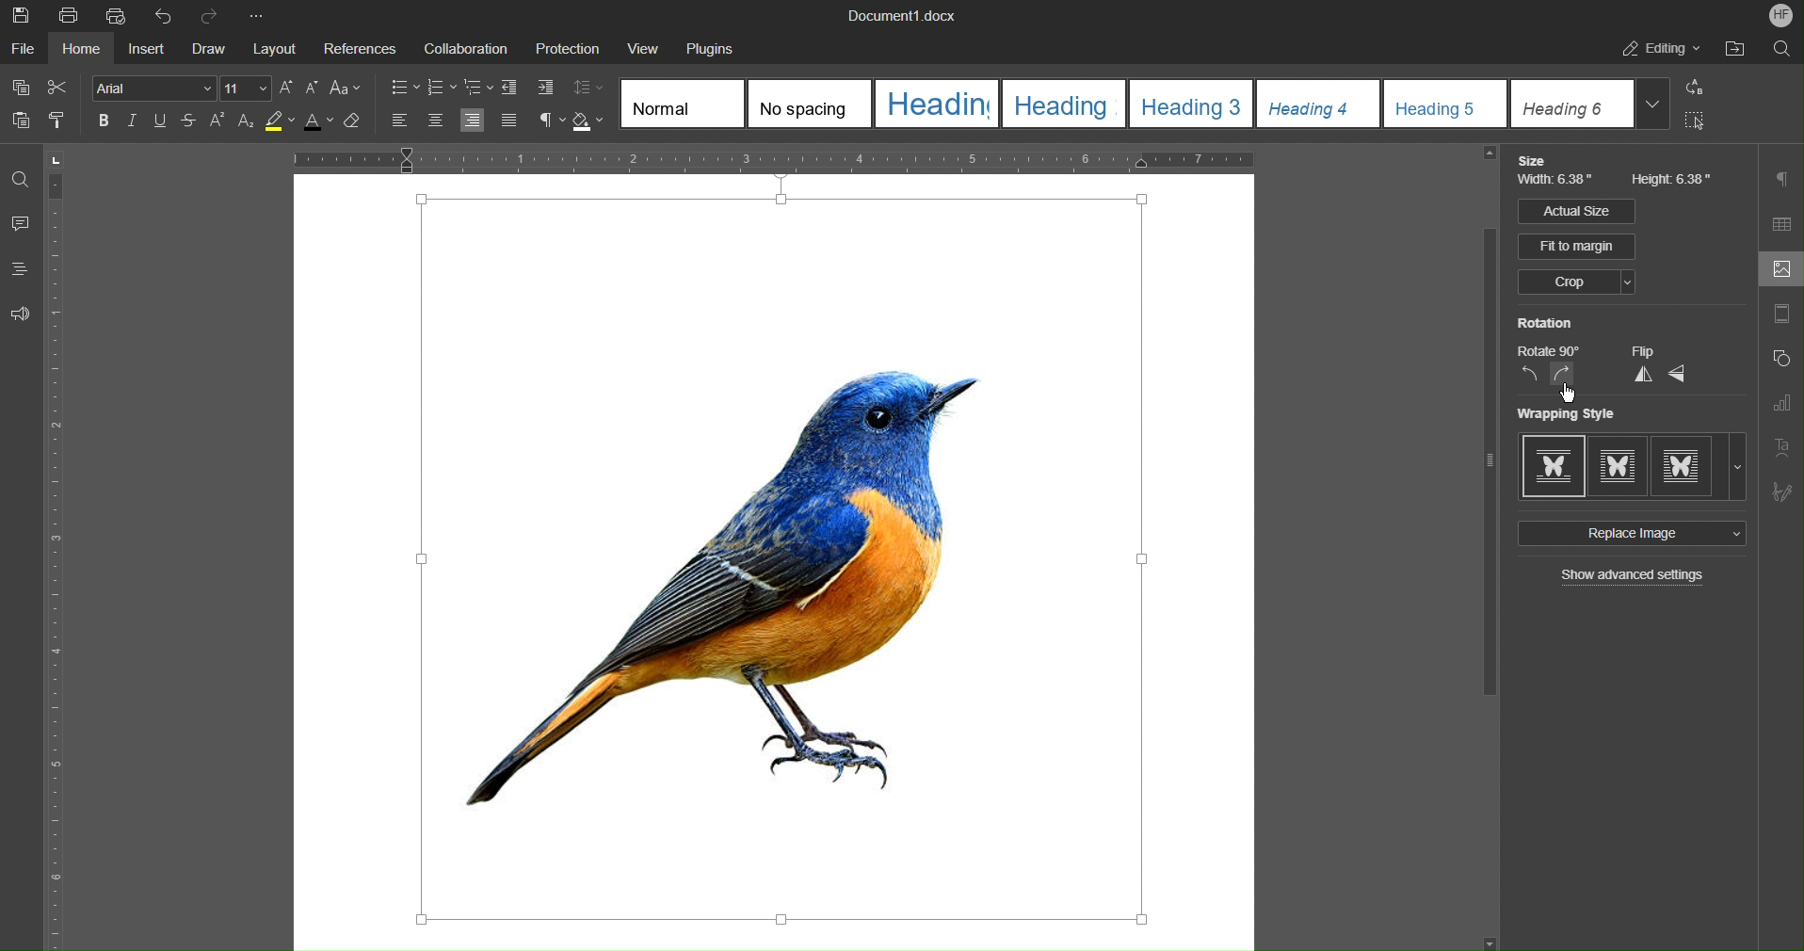 This screenshot has height=951, width=1804. What do you see at coordinates (23, 47) in the screenshot?
I see `File` at bounding box center [23, 47].